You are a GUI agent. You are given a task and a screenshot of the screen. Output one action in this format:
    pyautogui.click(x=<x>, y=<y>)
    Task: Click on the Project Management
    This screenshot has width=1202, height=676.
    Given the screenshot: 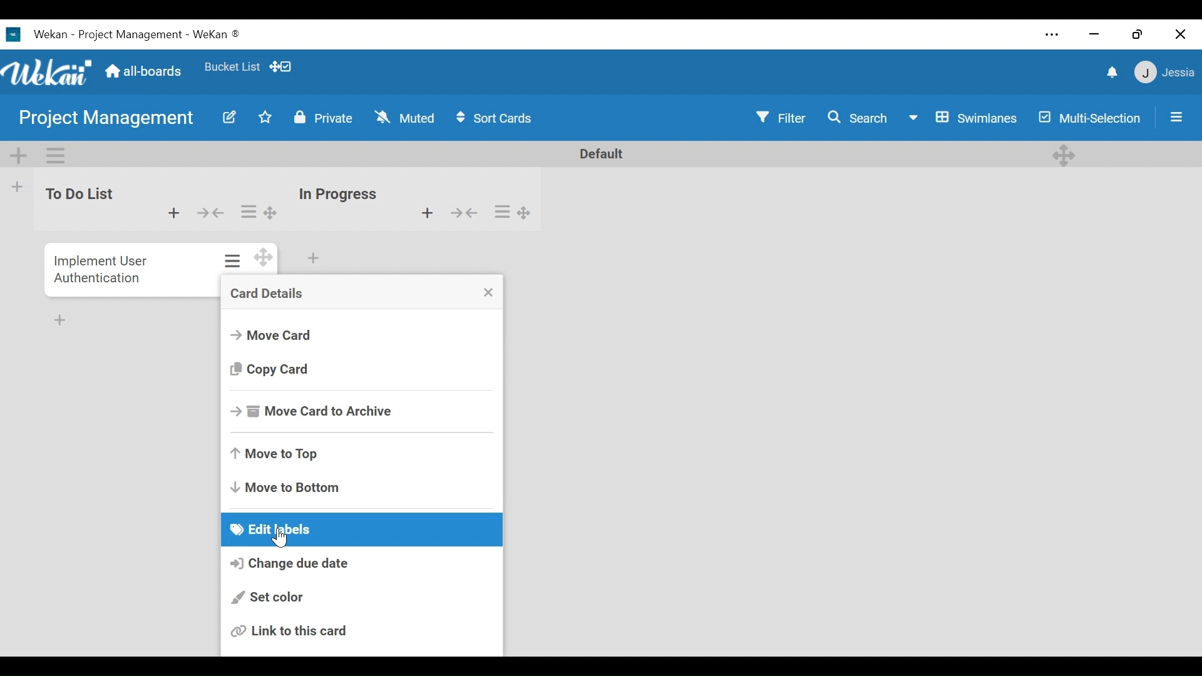 What is the action you would take?
    pyautogui.click(x=106, y=120)
    